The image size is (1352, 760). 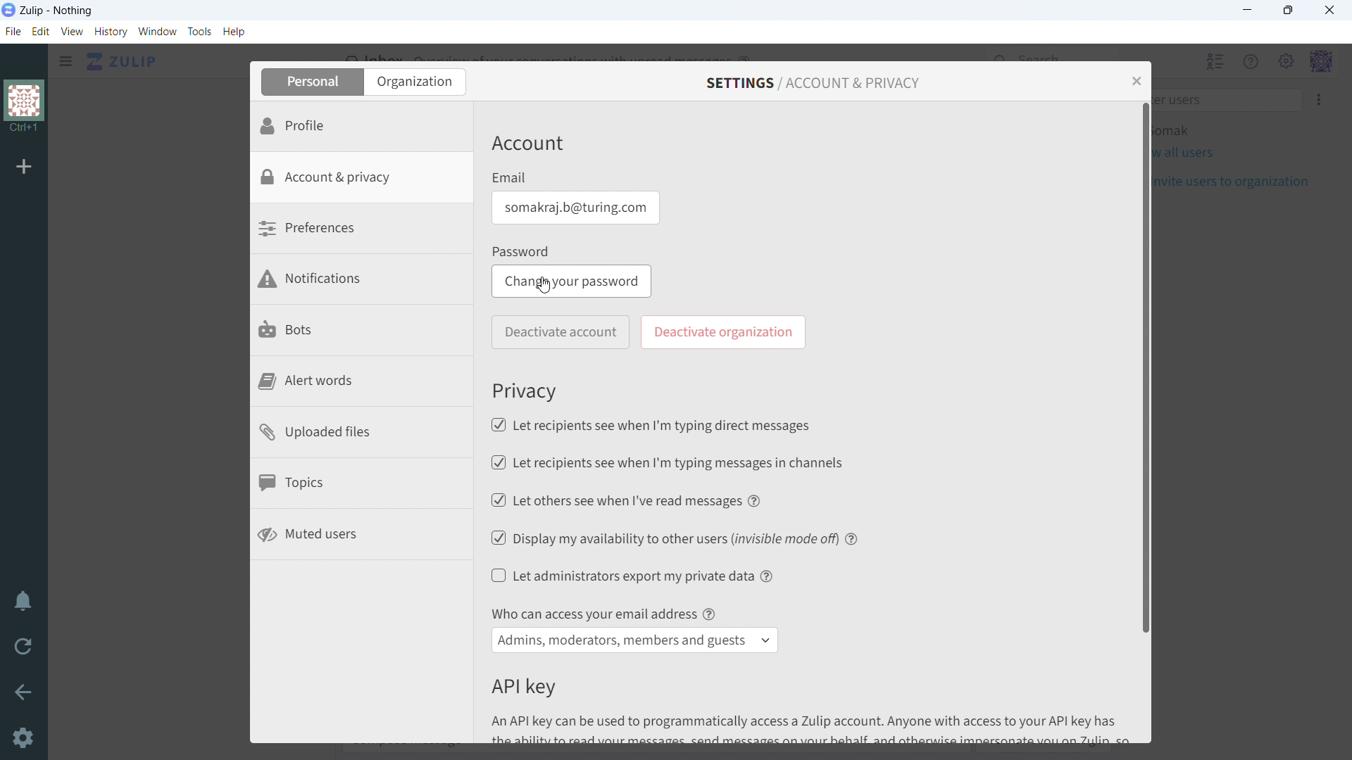 I want to click on settings, so click(x=25, y=740).